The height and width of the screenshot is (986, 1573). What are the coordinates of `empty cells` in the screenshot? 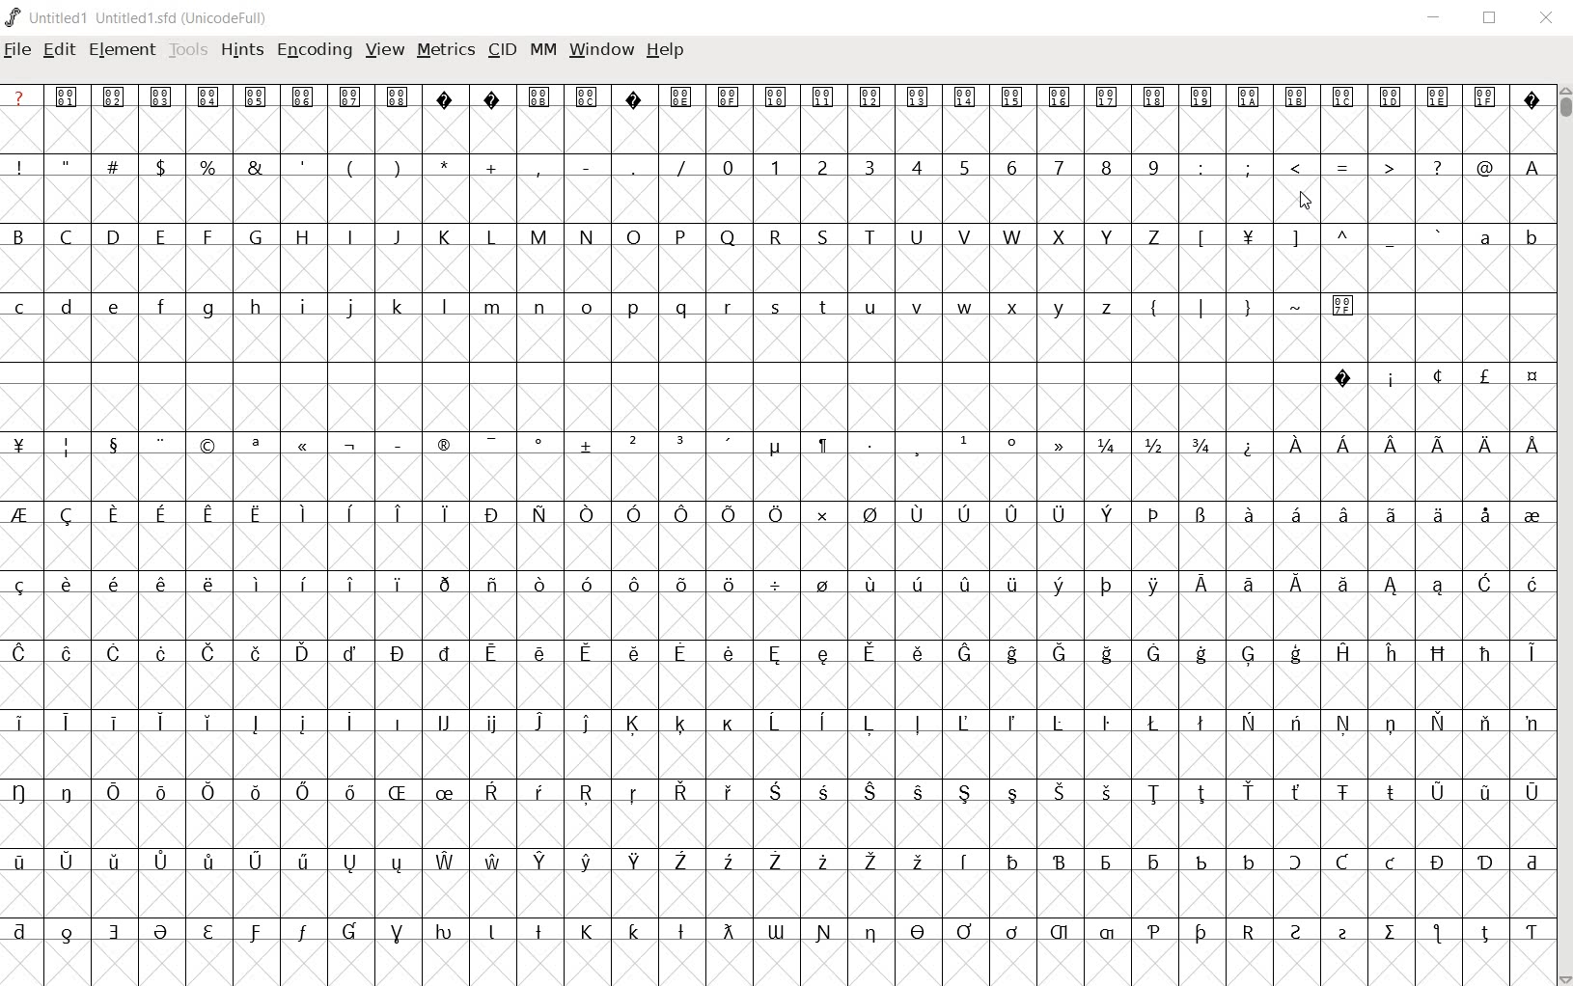 It's located at (773, 616).